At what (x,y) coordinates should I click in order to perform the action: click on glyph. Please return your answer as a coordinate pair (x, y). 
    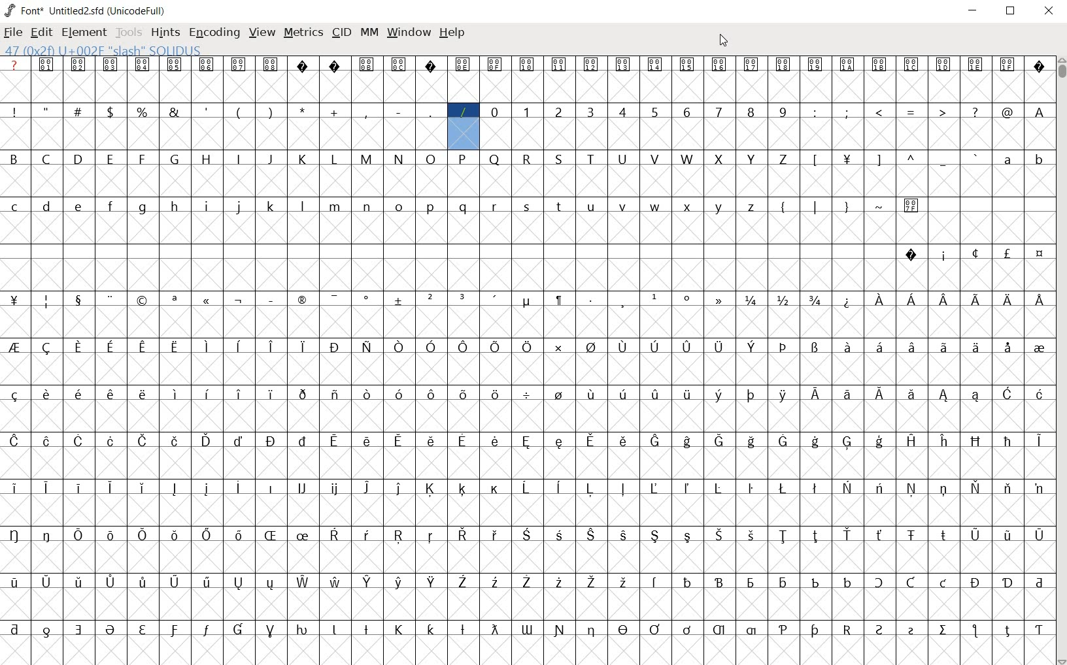
    Looking at the image, I should click on (688, 298).